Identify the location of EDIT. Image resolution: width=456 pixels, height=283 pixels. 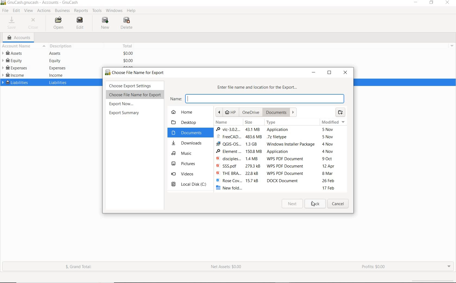
(79, 24).